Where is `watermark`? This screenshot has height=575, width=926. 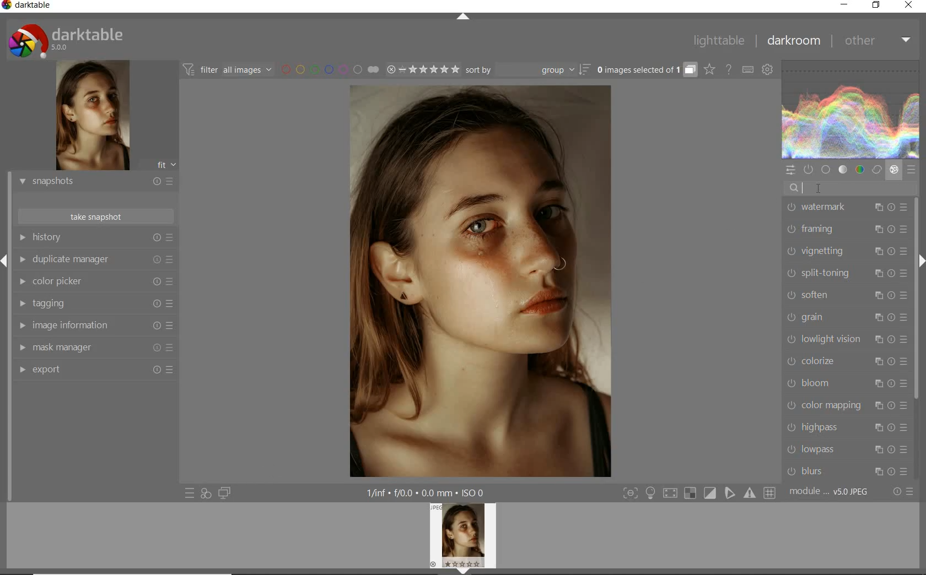
watermark is located at coordinates (846, 208).